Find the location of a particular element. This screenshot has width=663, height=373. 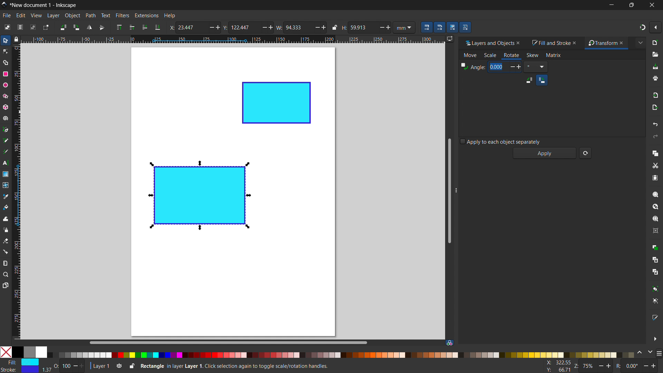

H: 59.913 is located at coordinates (356, 27).